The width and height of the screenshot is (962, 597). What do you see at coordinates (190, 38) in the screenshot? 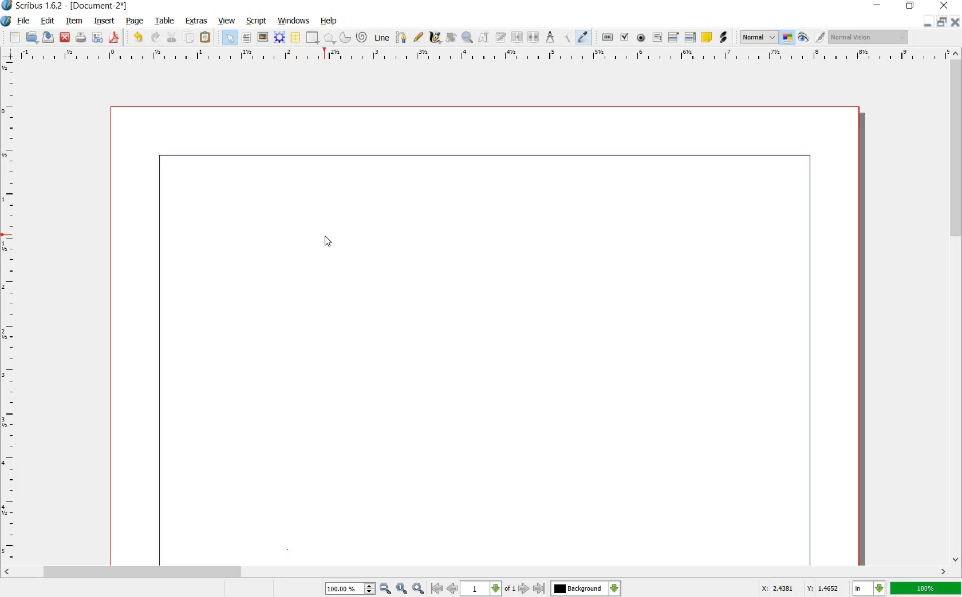
I see `COPY` at bounding box center [190, 38].